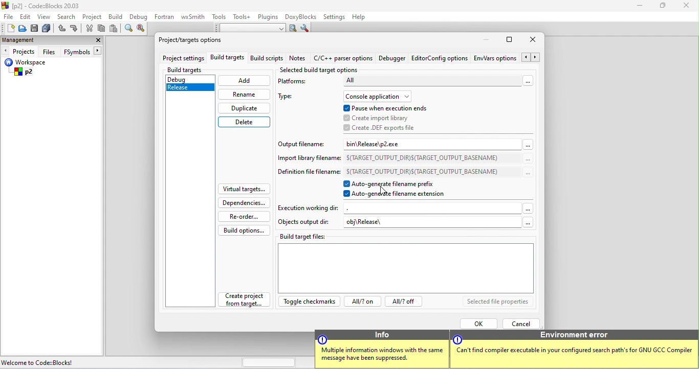 The height and width of the screenshot is (369, 699). I want to click on fortran, so click(166, 18).